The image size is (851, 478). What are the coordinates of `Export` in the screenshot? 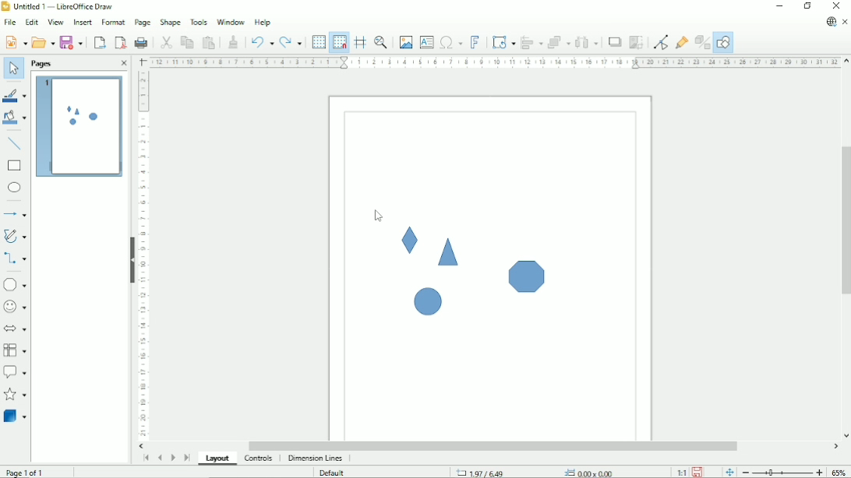 It's located at (100, 42).